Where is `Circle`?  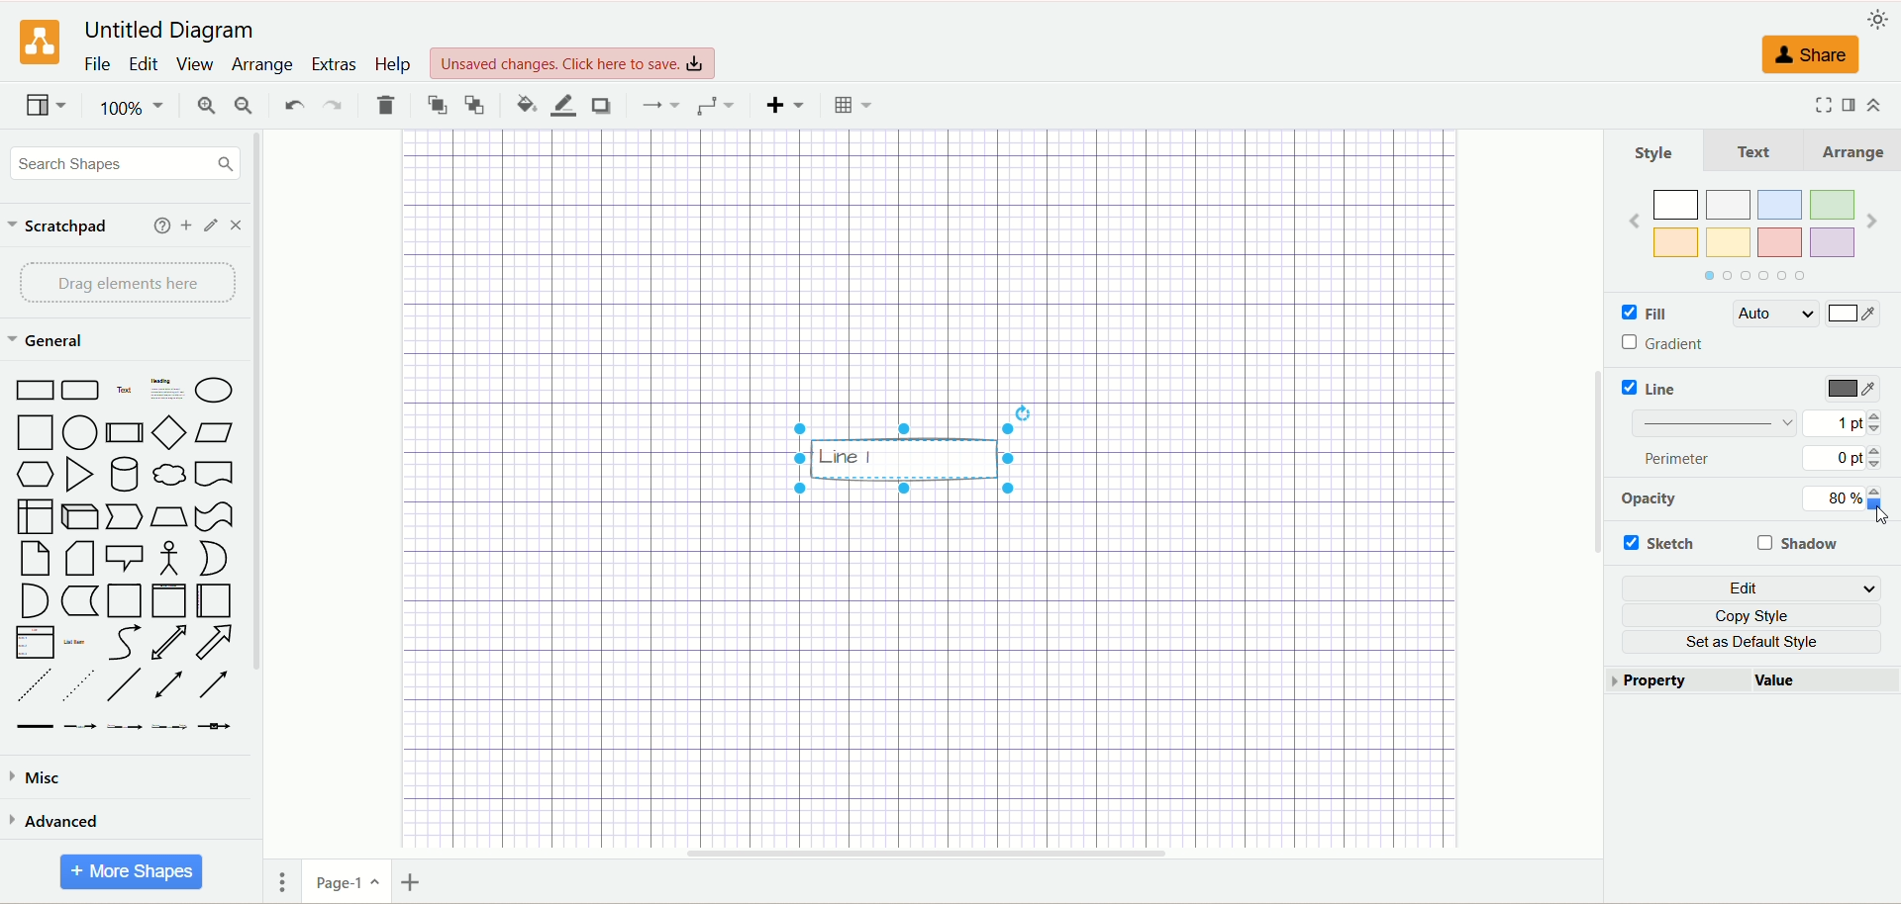
Circle is located at coordinates (80, 433).